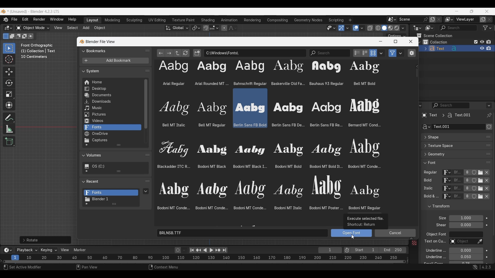 The image size is (495, 278). What do you see at coordinates (408, 260) in the screenshot?
I see `Decrease frames space` at bounding box center [408, 260].